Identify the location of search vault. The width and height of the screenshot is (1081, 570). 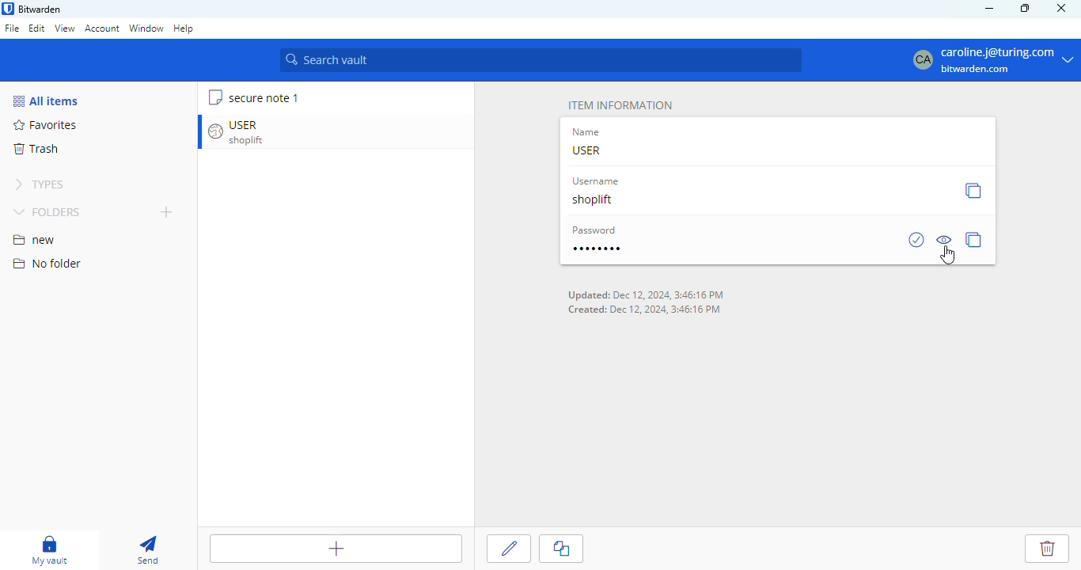
(542, 59).